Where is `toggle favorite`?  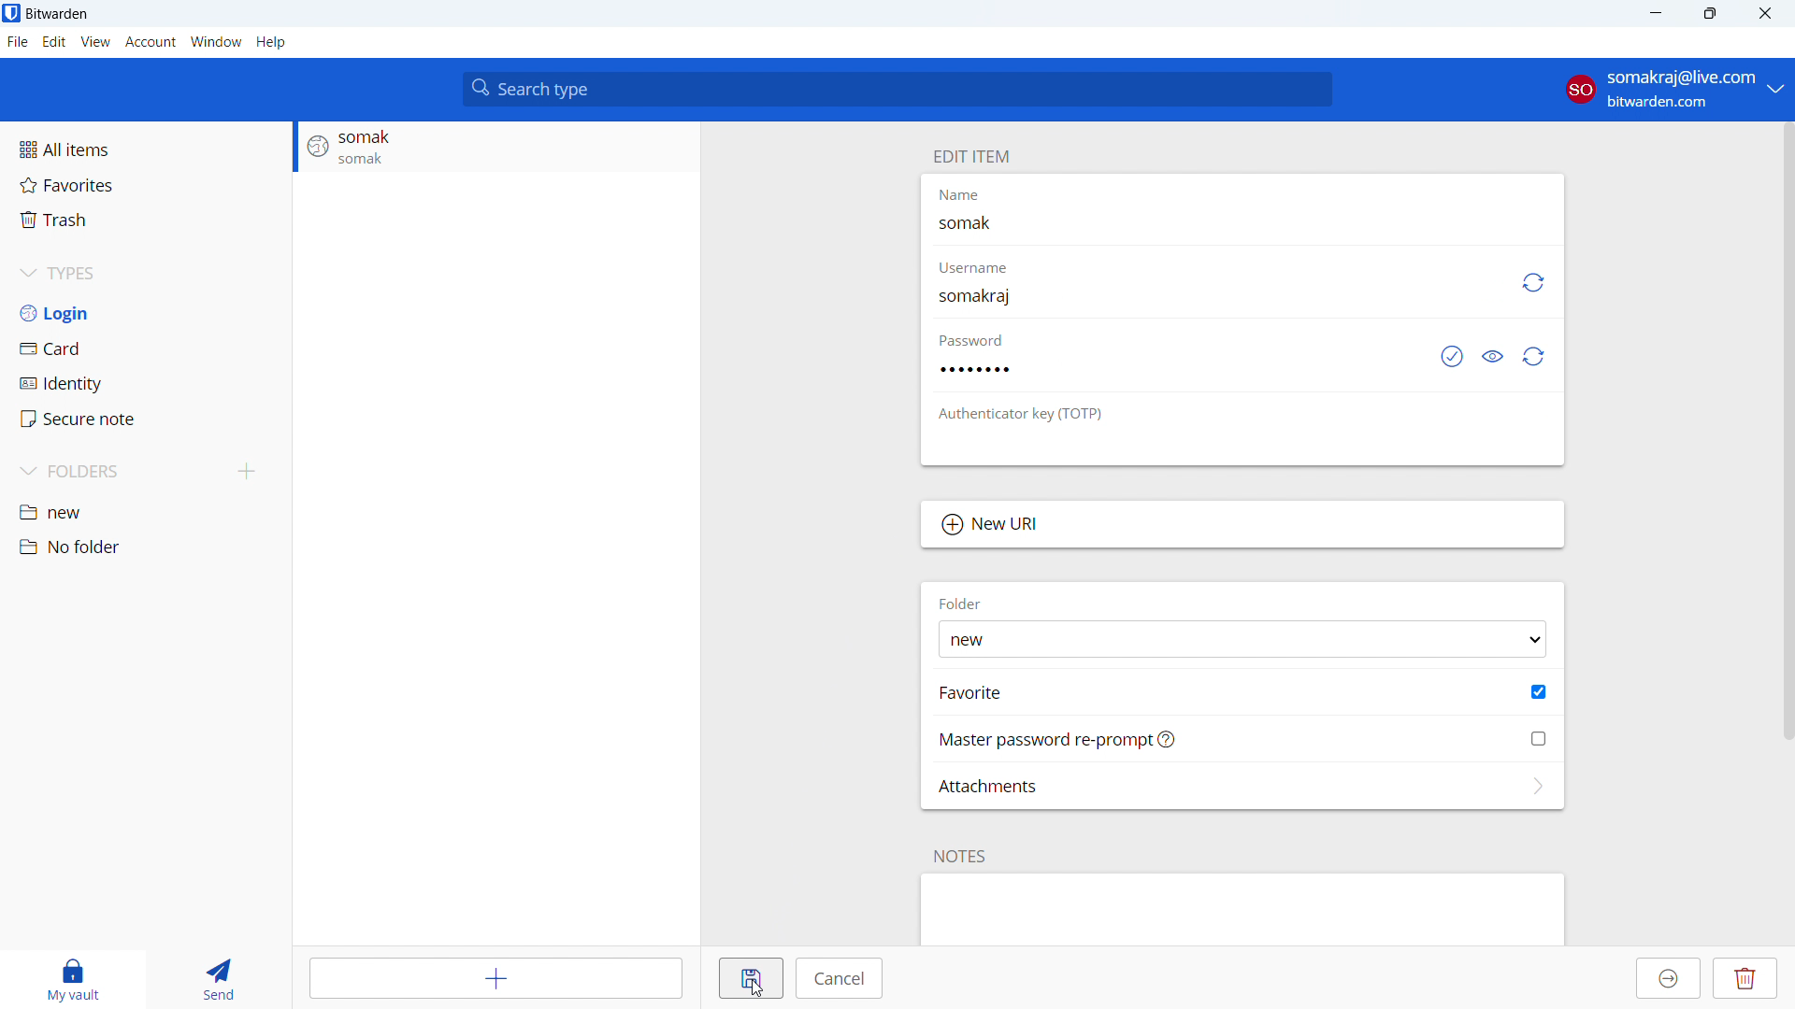 toggle favorite is located at coordinates (1539, 691).